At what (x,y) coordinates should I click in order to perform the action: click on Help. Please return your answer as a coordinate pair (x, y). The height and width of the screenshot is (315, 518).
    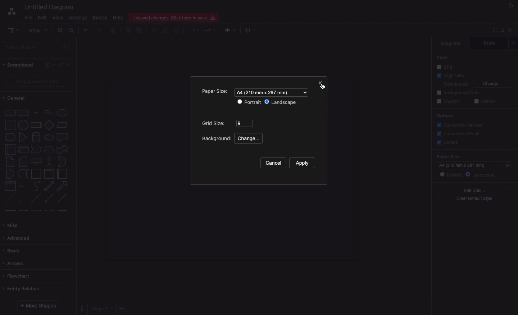
    Looking at the image, I should click on (119, 18).